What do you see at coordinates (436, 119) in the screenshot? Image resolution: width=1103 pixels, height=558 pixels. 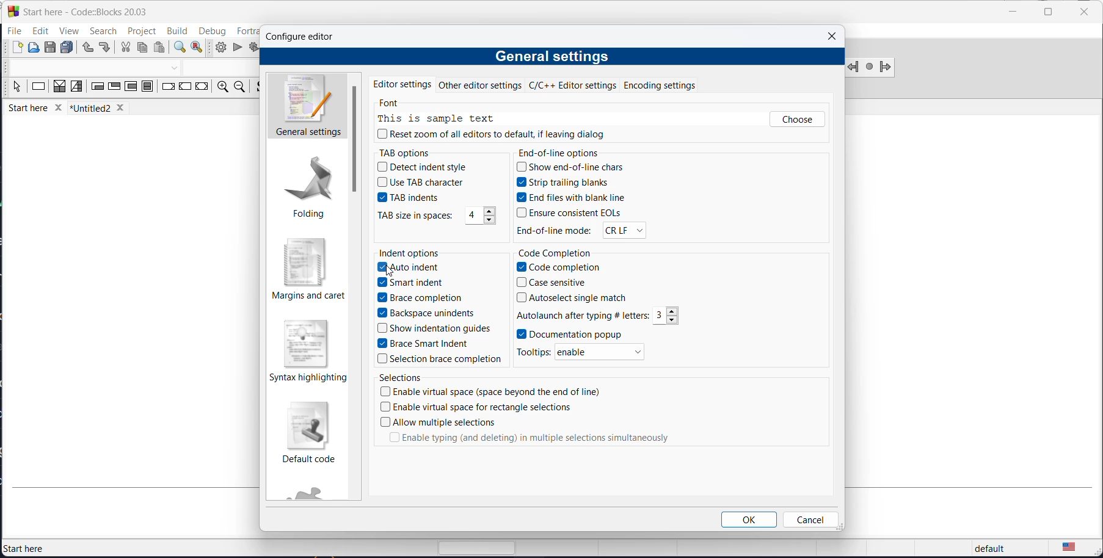 I see `sample text` at bounding box center [436, 119].